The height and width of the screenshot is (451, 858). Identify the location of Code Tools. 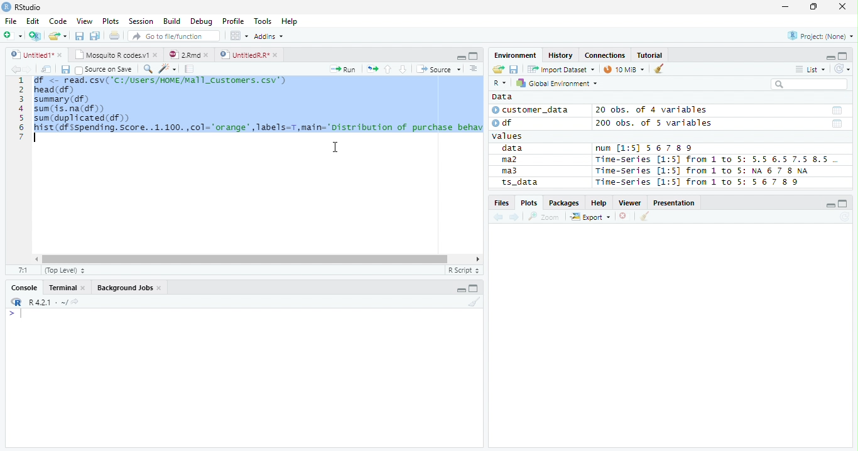
(167, 69).